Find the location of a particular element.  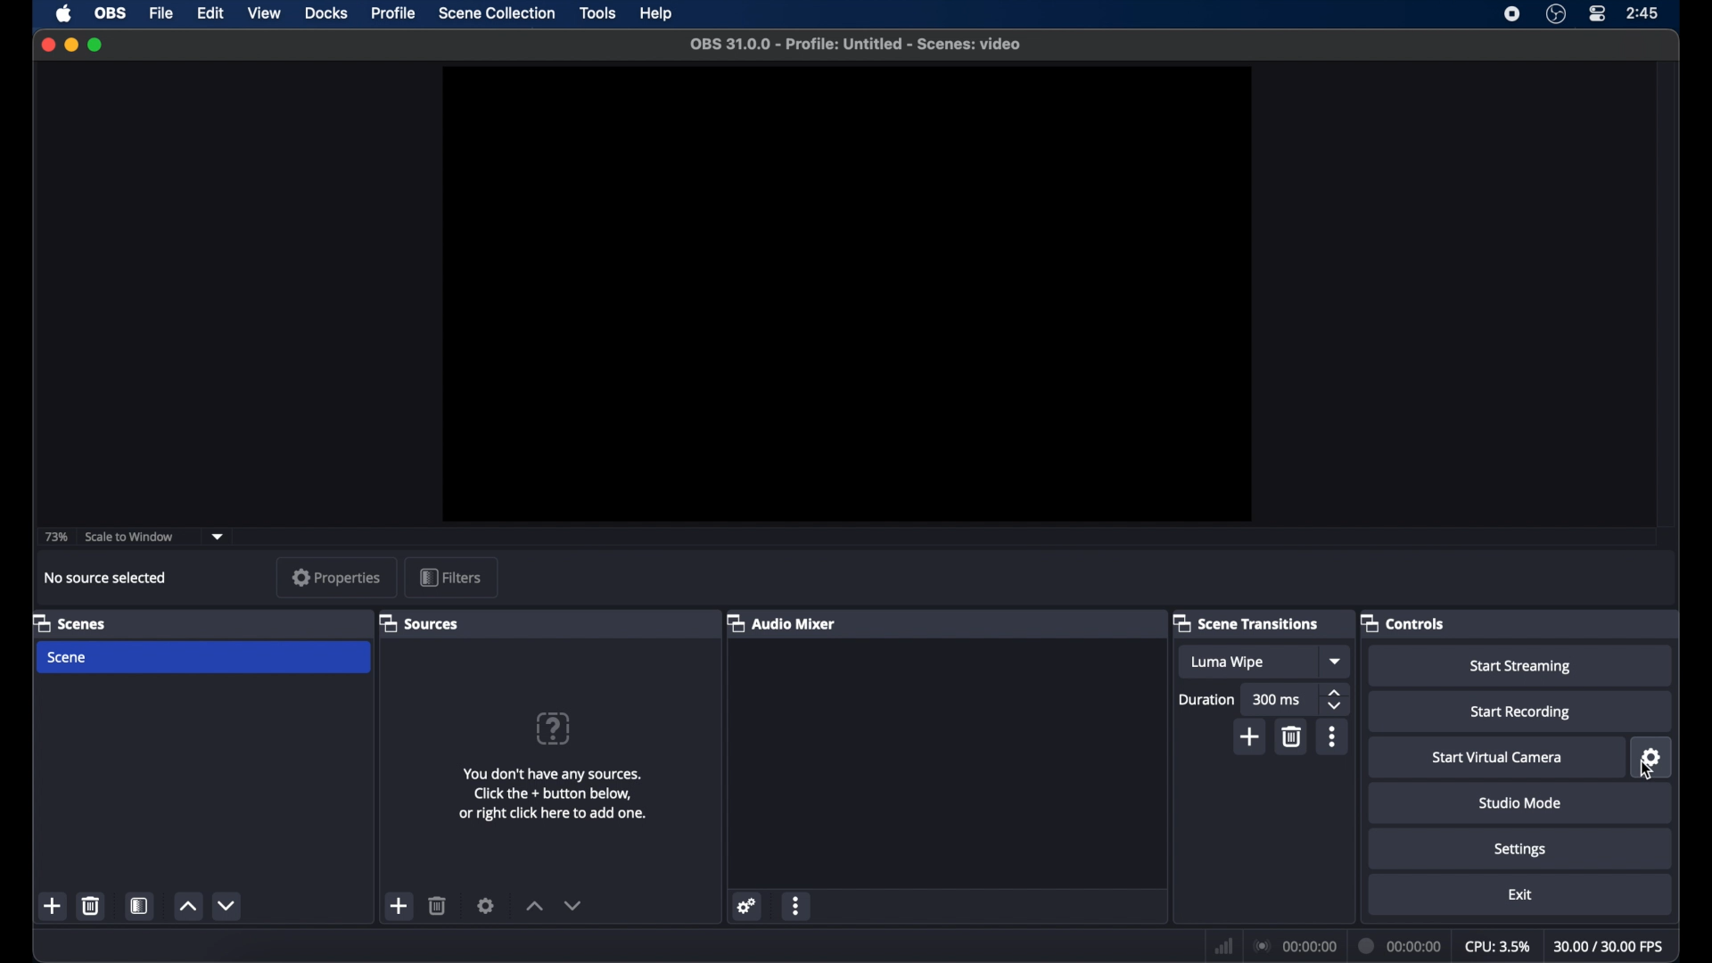

properties is located at coordinates (336, 577).